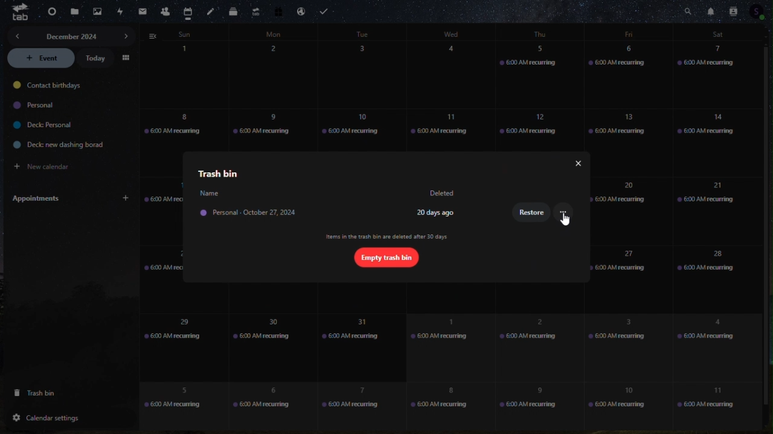  Describe the element at coordinates (708, 10) in the screenshot. I see `notifications` at that location.